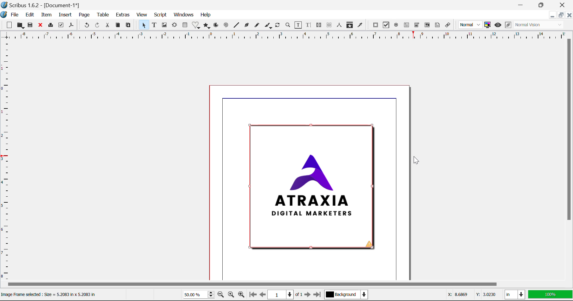  Describe the element at coordinates (261, 294) in the screenshot. I see `Previous page` at that location.